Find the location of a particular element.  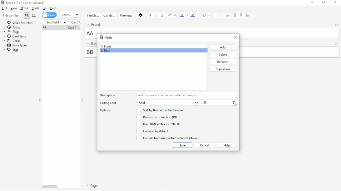

Underline is located at coordinates (162, 15).